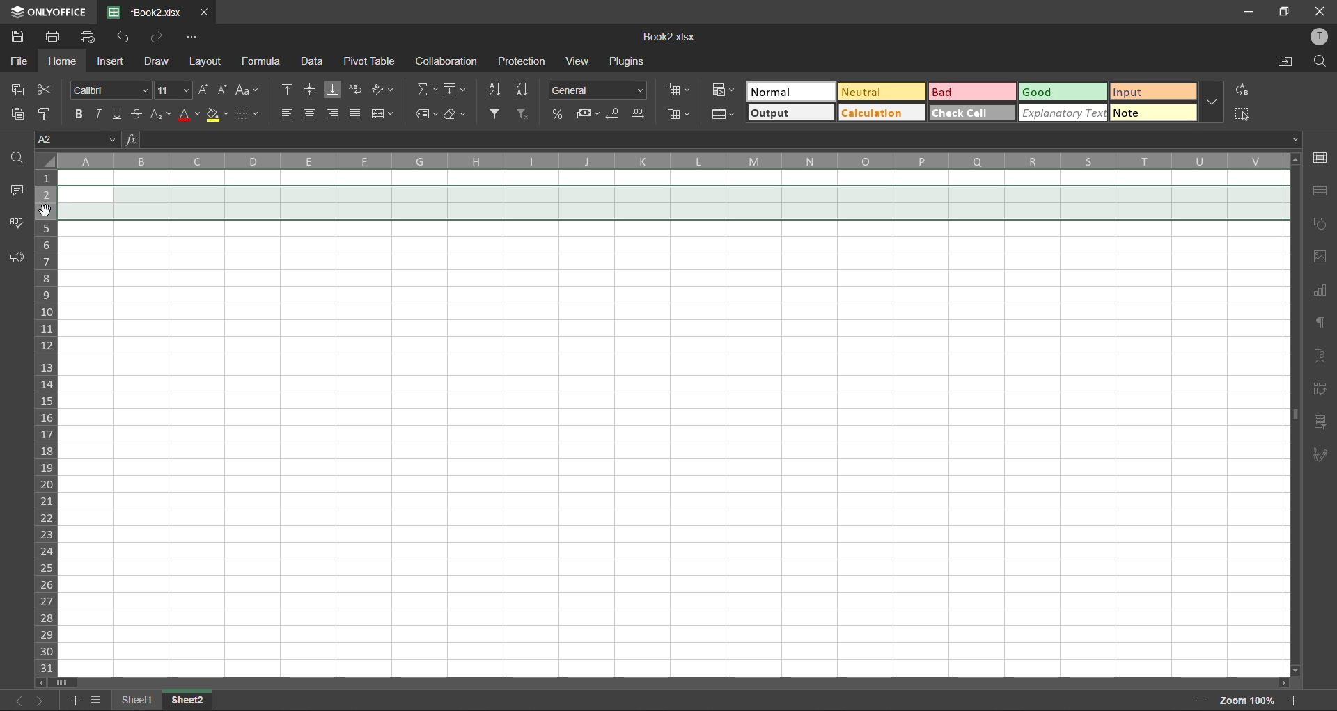  Describe the element at coordinates (724, 89) in the screenshot. I see `conditional formatting` at that location.